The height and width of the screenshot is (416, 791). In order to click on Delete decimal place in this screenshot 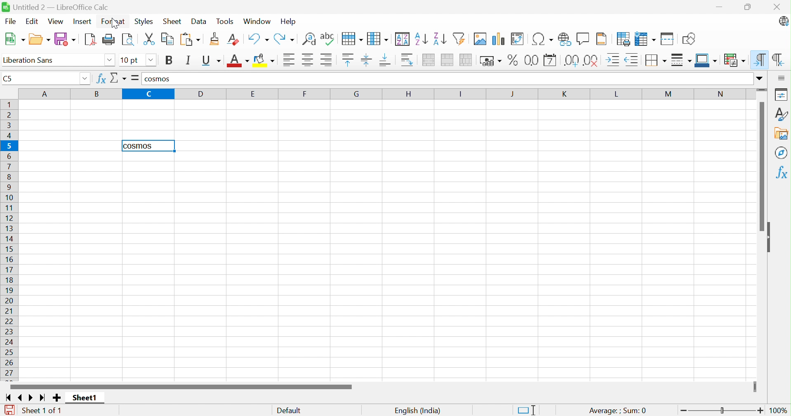, I will do `click(592, 61)`.